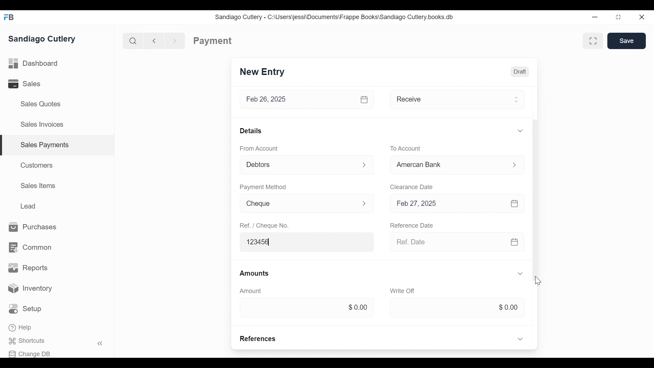 The image size is (654, 368). I want to click on Draft, so click(519, 71).